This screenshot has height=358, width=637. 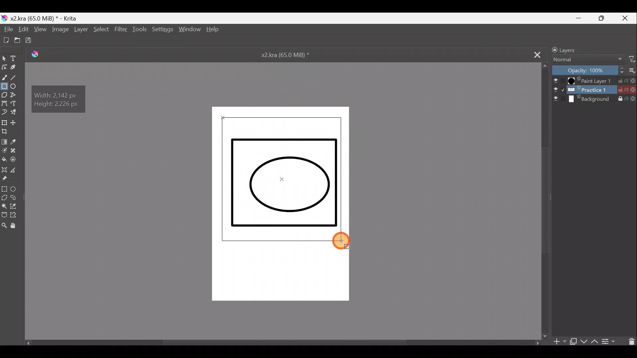 I want to click on x2.kra (65.0 MiB) *, so click(x=285, y=56).